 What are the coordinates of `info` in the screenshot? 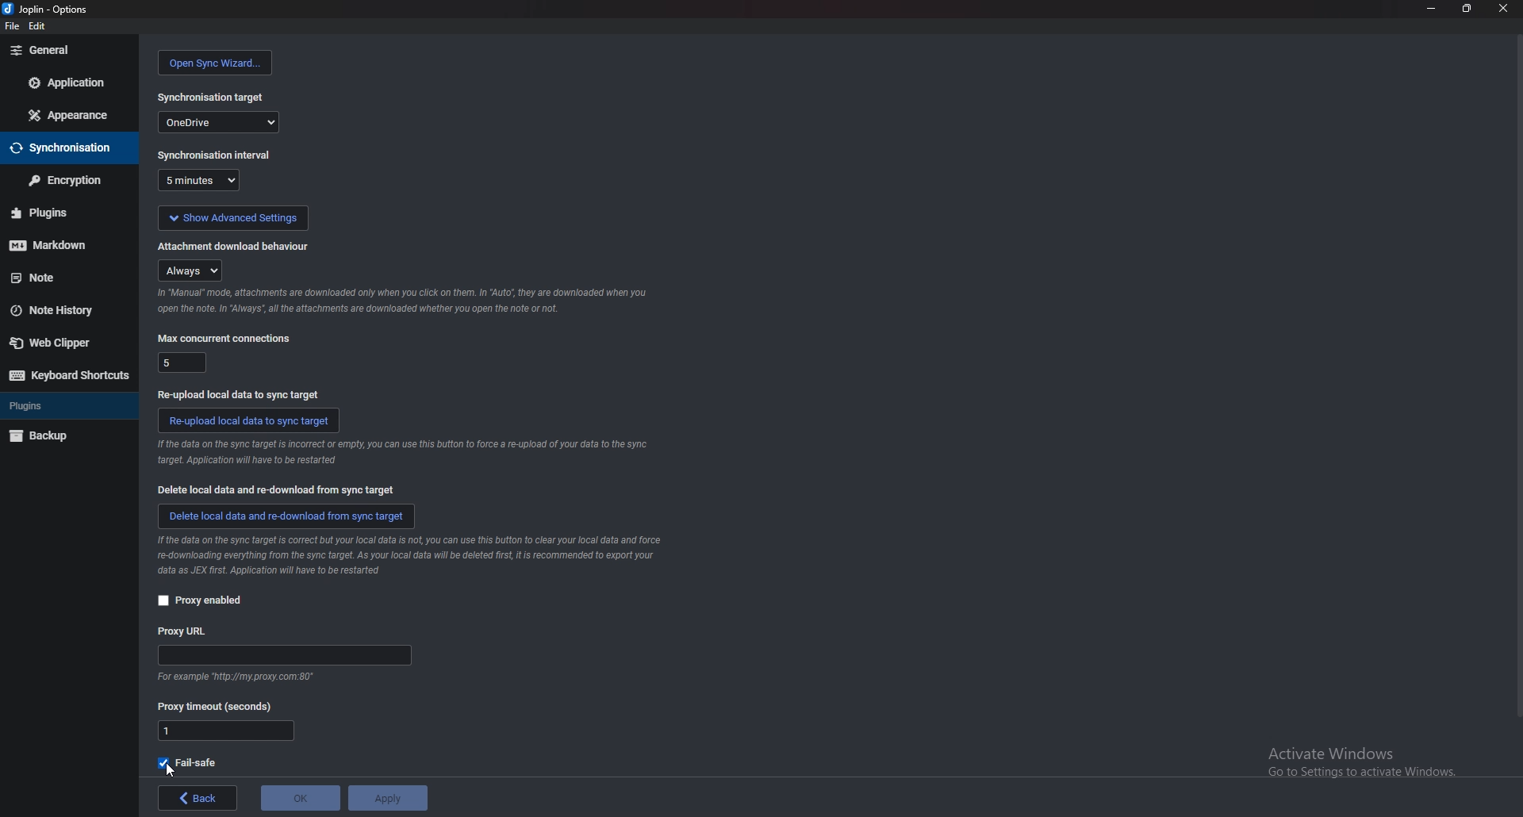 It's located at (407, 555).